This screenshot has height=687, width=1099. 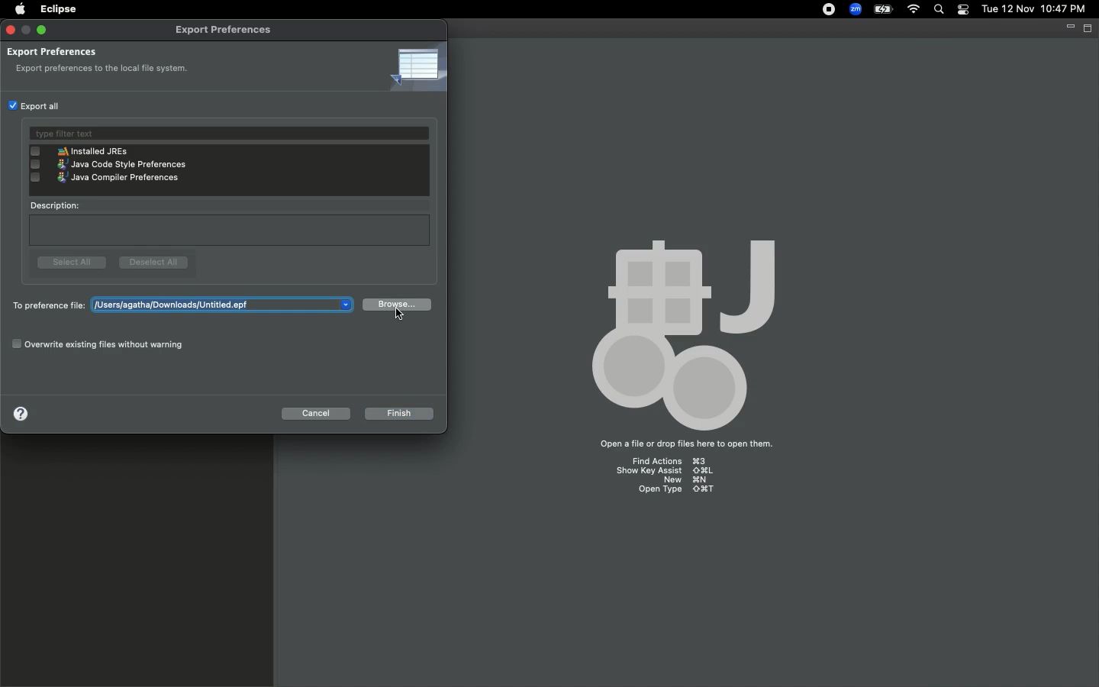 I want to click on open type , so click(x=683, y=490).